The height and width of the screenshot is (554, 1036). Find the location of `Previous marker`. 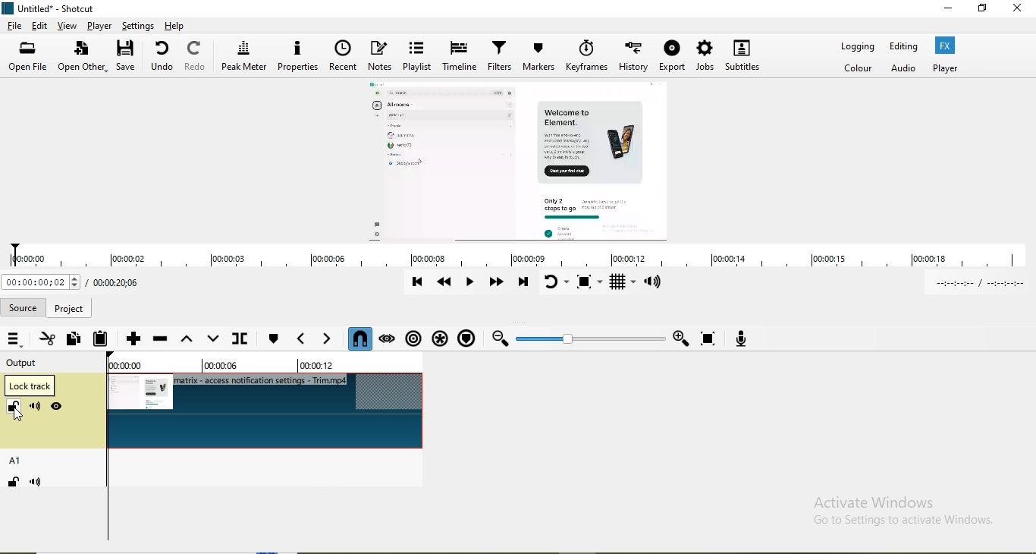

Previous marker is located at coordinates (299, 340).